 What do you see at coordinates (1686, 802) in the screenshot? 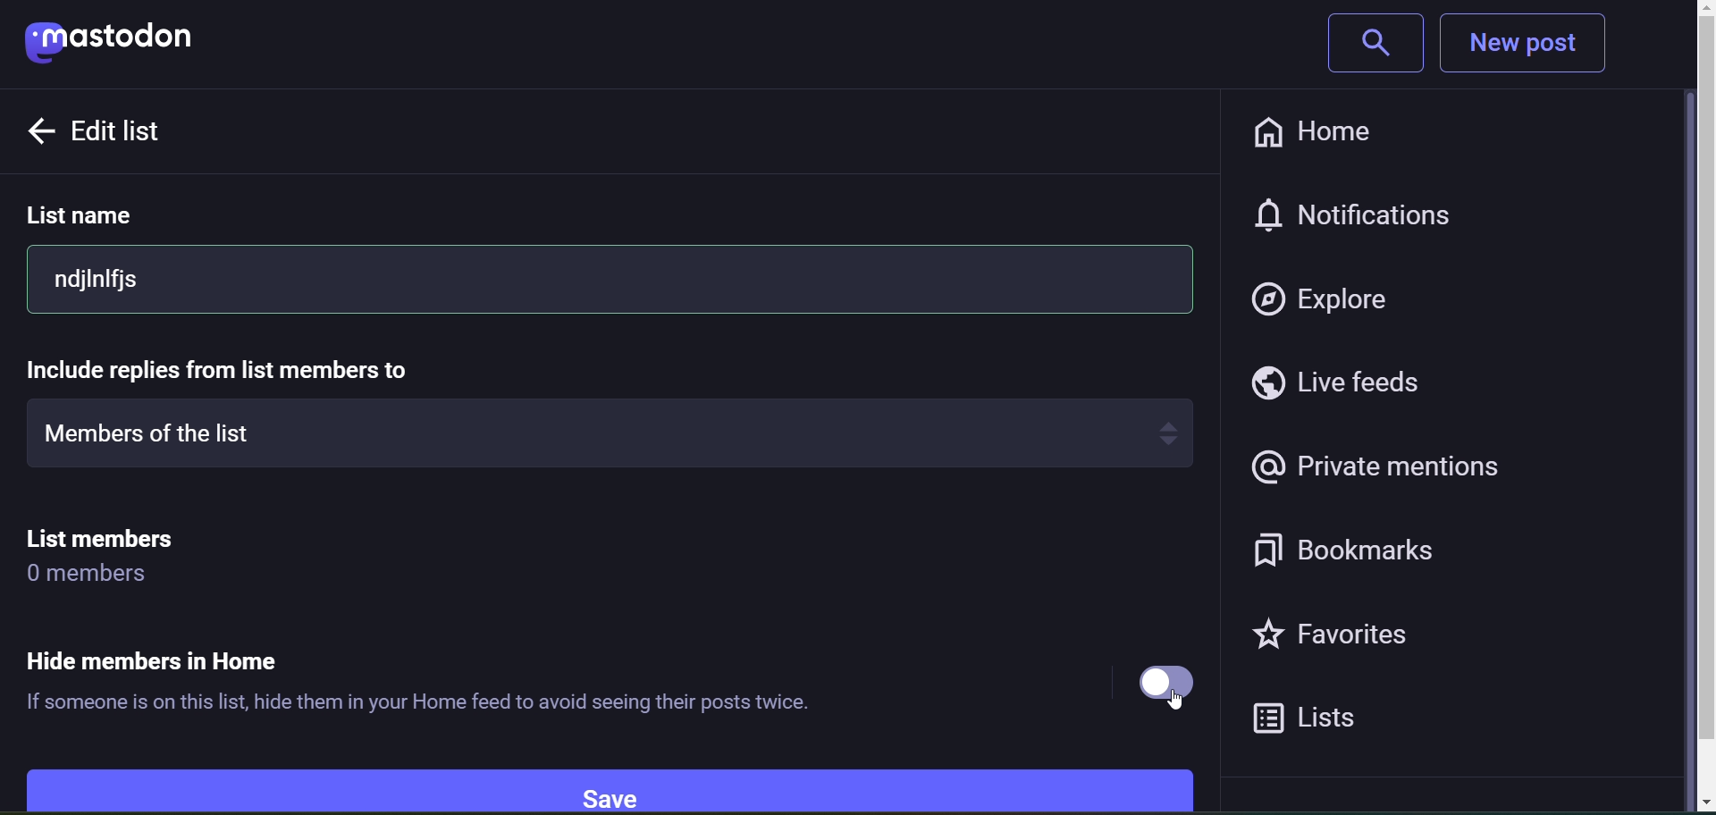
I see `scroll down` at bounding box center [1686, 802].